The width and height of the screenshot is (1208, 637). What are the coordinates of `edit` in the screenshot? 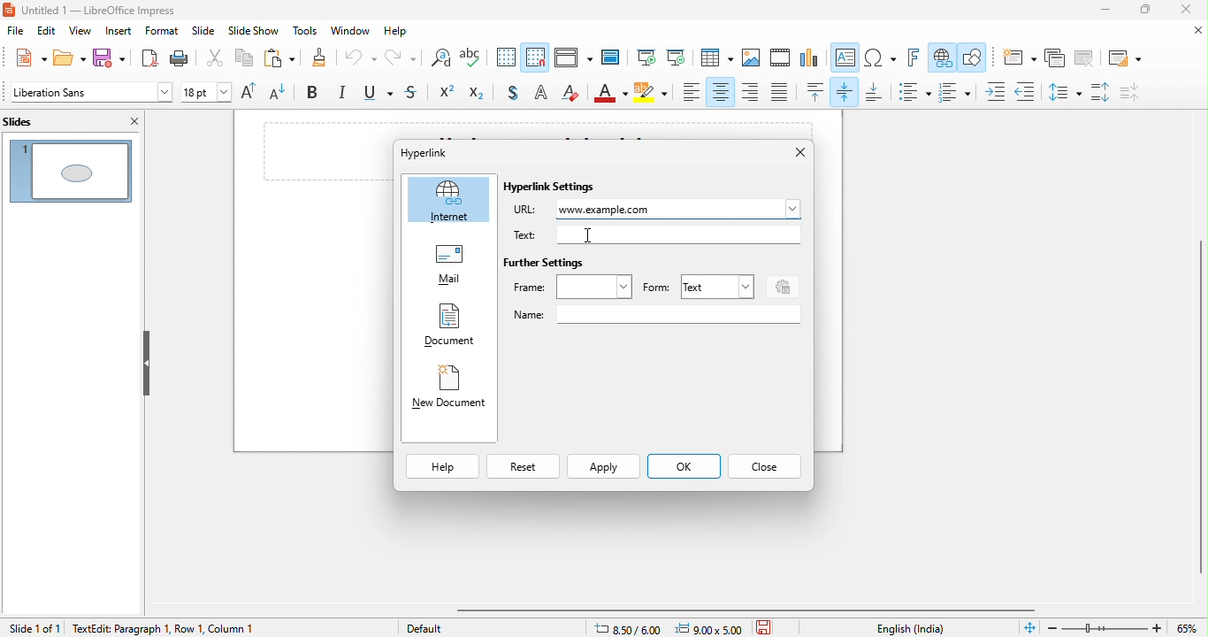 It's located at (48, 32).